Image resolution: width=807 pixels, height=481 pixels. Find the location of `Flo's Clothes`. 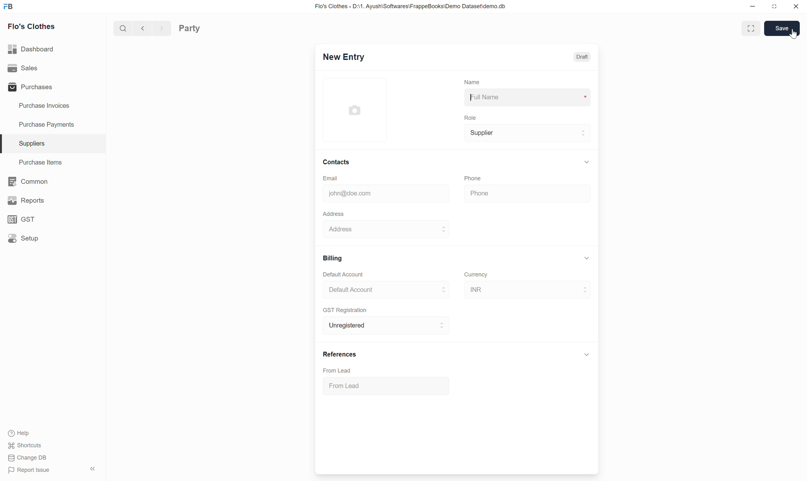

Flo's Clothes is located at coordinates (31, 26).